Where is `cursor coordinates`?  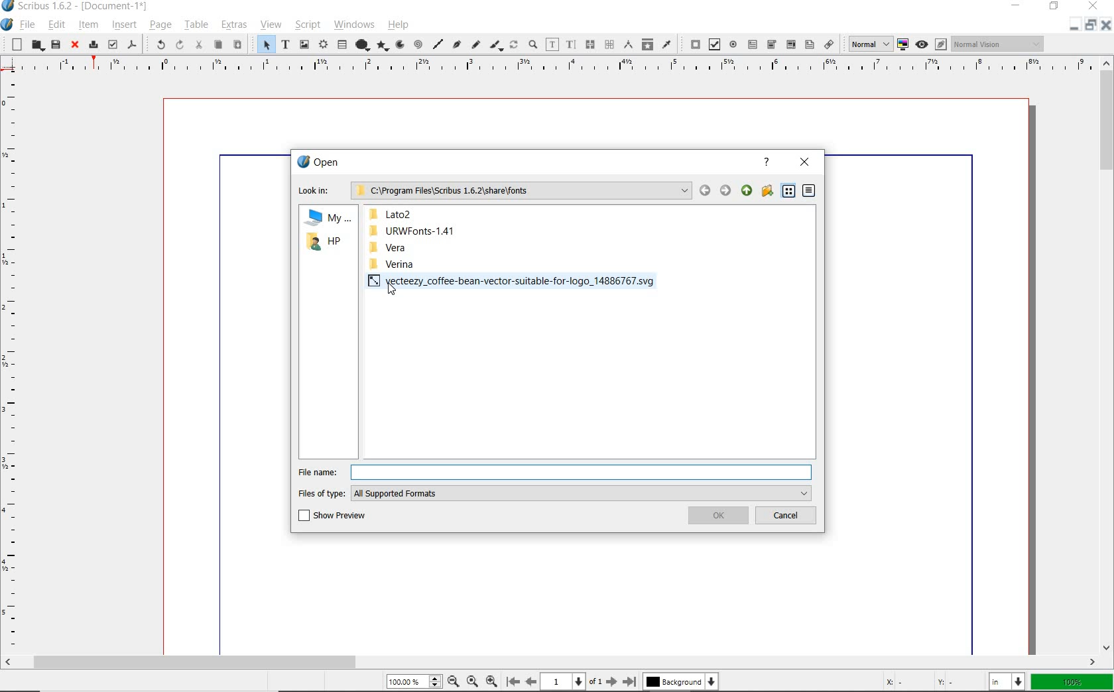
cursor coordinates is located at coordinates (932, 682).